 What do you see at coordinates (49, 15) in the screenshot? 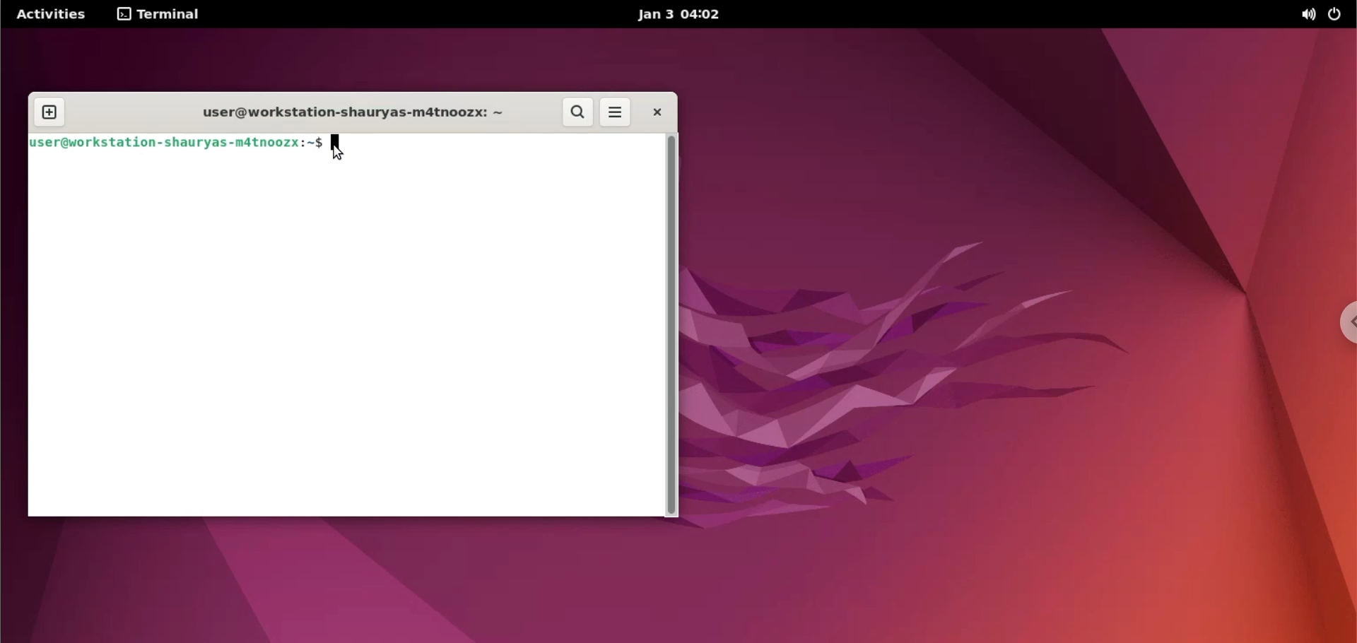
I see `Activities` at bounding box center [49, 15].